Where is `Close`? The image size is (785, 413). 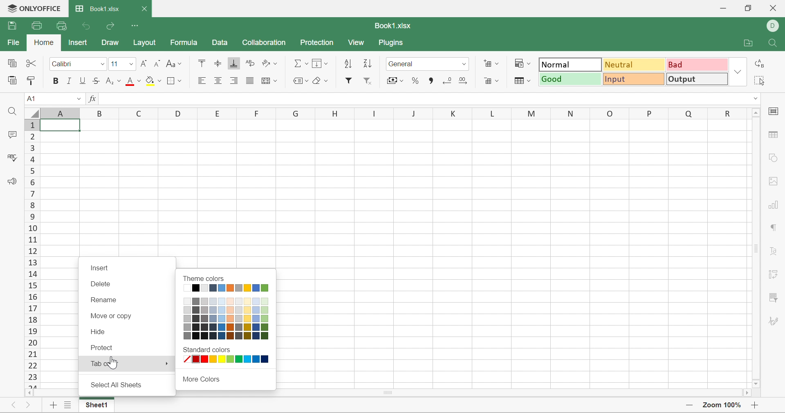
Close is located at coordinates (772, 8).